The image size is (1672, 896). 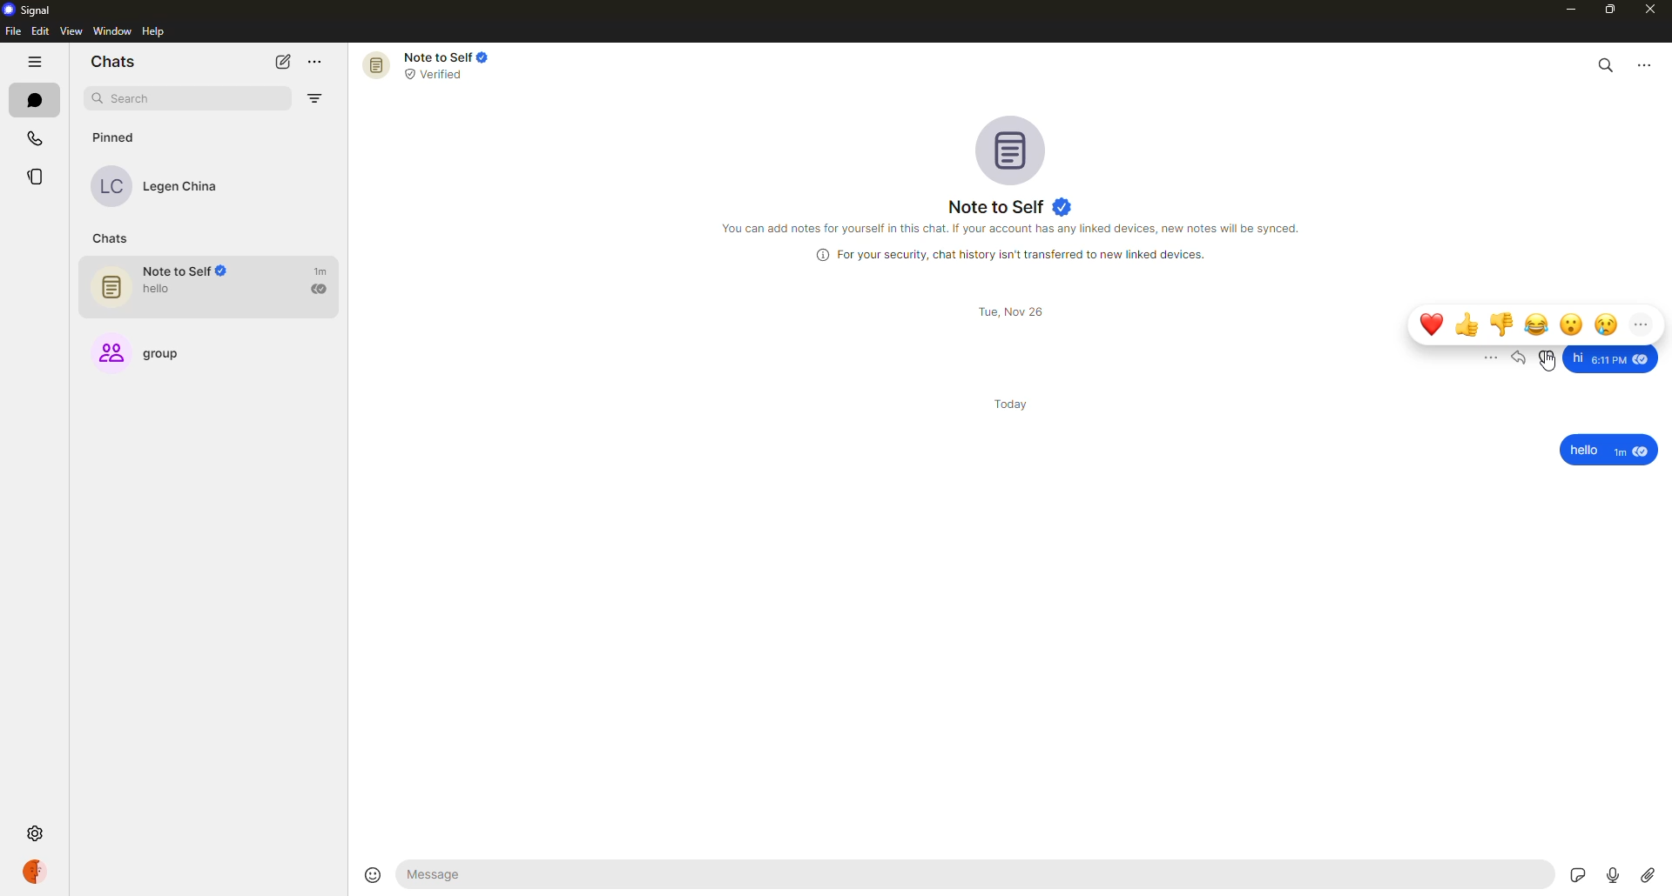 I want to click on calls, so click(x=35, y=137).